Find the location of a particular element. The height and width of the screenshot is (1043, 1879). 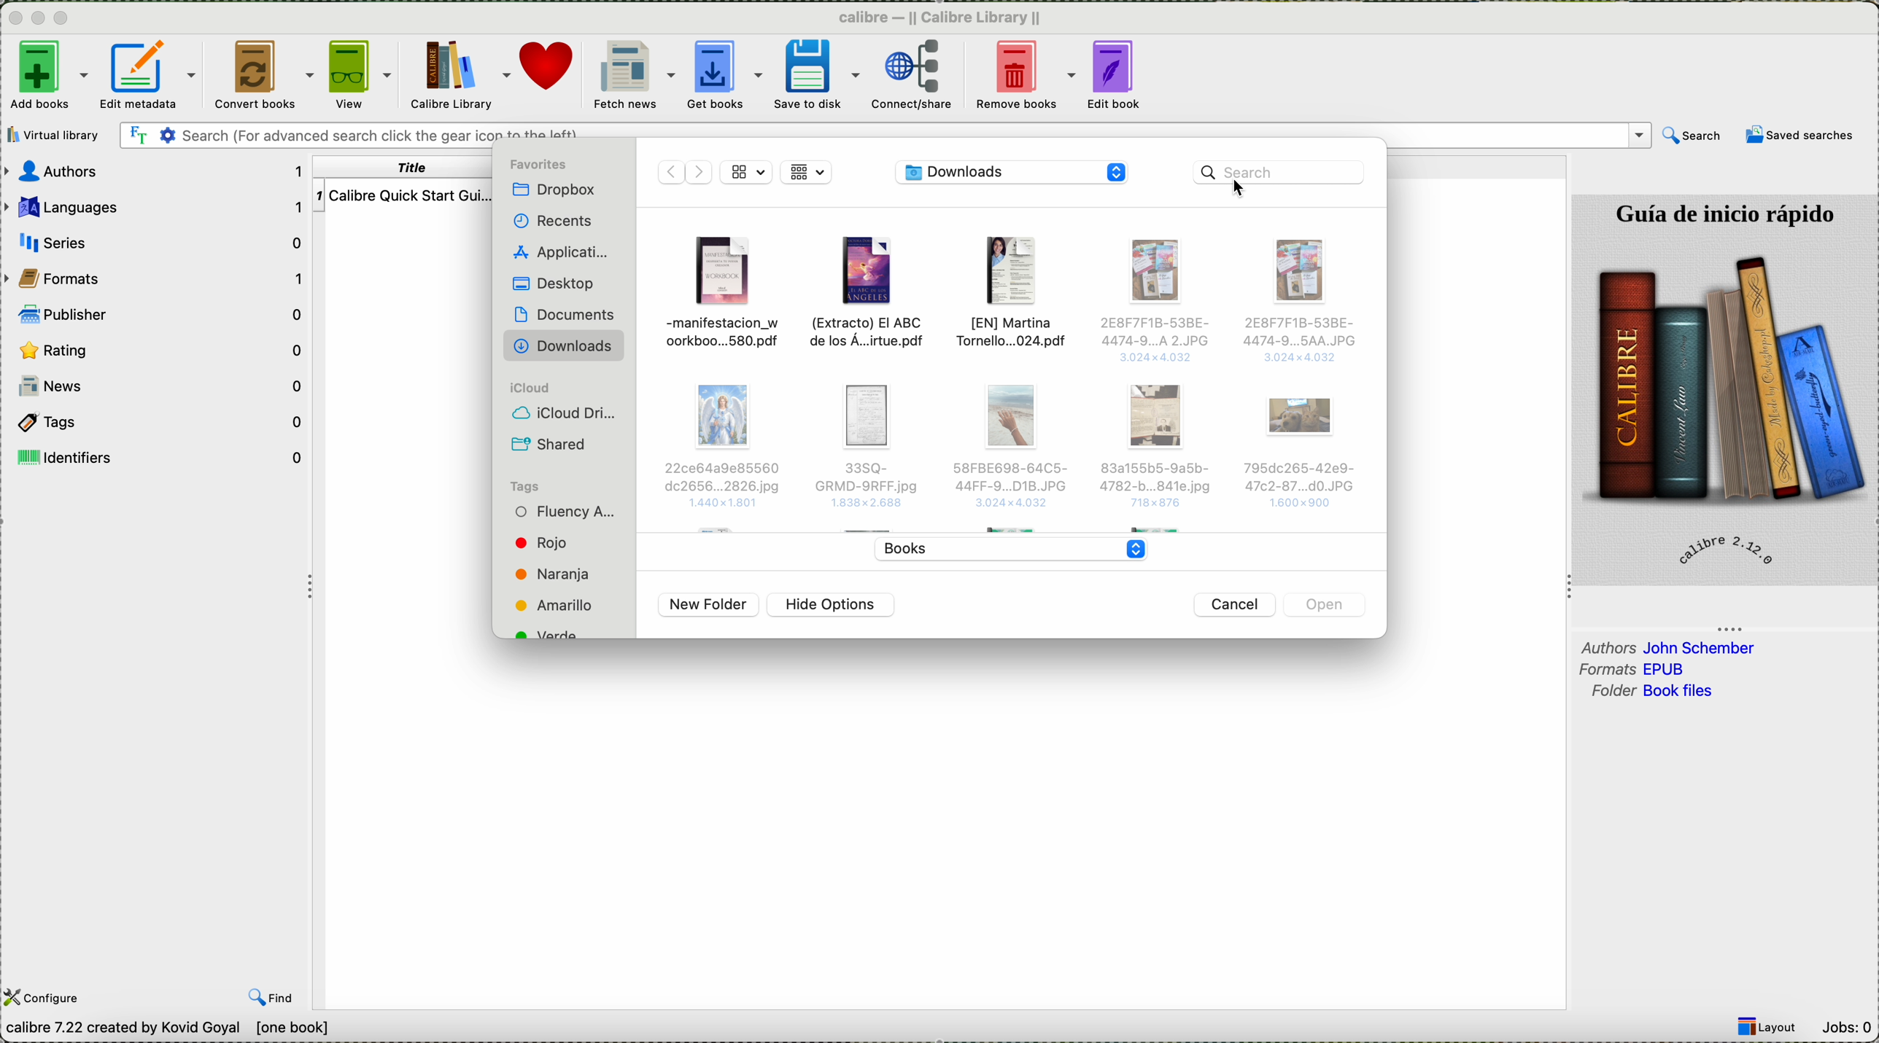

maximize program is located at coordinates (64, 19).